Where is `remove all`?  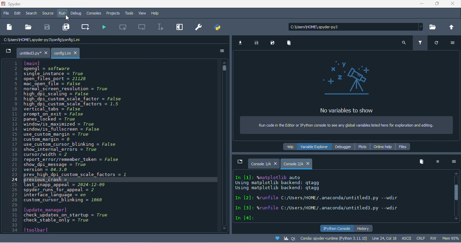
remove all is located at coordinates (289, 44).